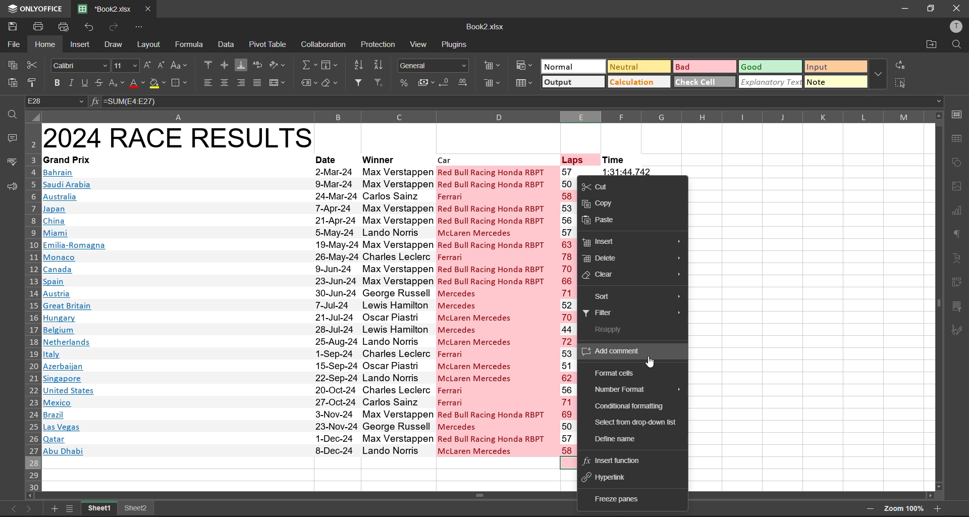  Describe the element at coordinates (13, 26) in the screenshot. I see `save` at that location.